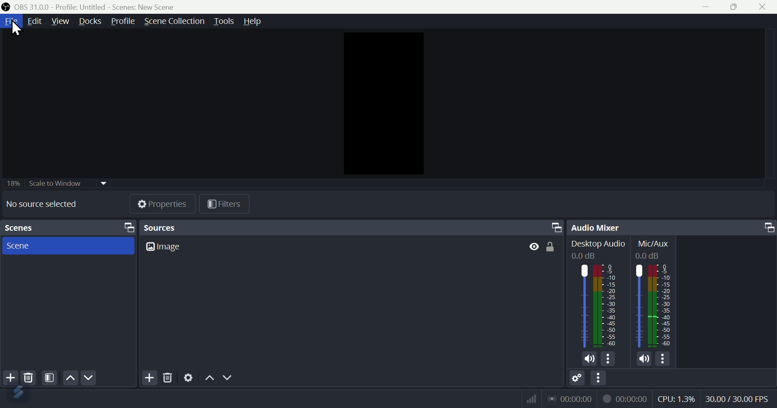  I want to click on Scenes, so click(67, 228).